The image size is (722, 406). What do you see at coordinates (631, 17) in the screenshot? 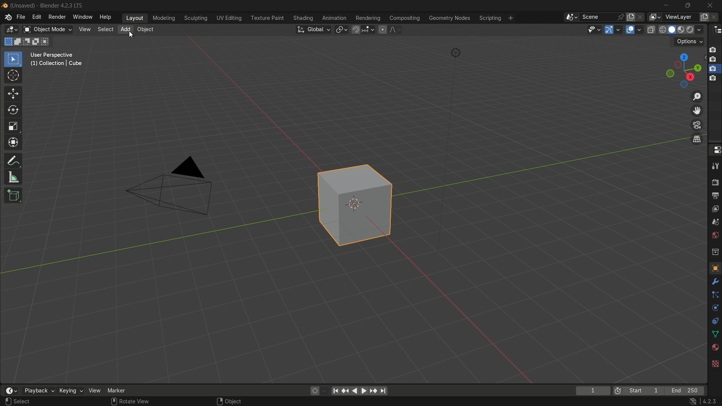
I see `add scene` at bounding box center [631, 17].